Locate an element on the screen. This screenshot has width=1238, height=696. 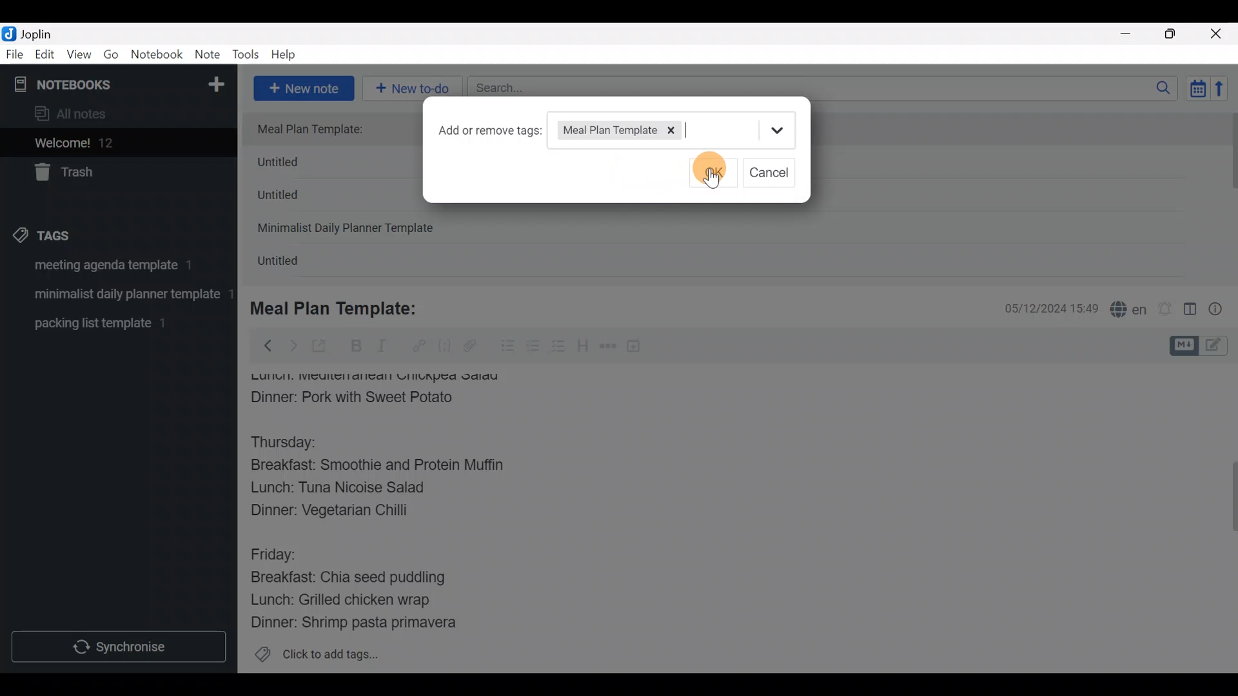
Dinner: Pork with Sweet Potato is located at coordinates (369, 398).